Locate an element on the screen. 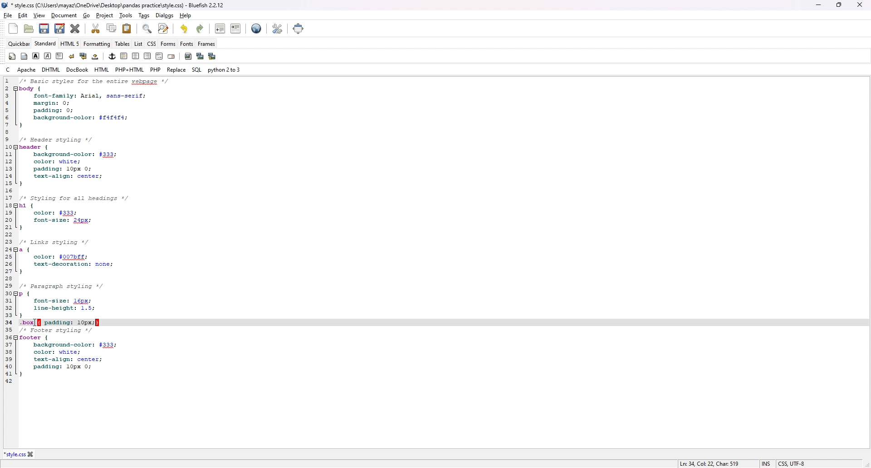 This screenshot has height=468, width=871. right indent is located at coordinates (124, 56).